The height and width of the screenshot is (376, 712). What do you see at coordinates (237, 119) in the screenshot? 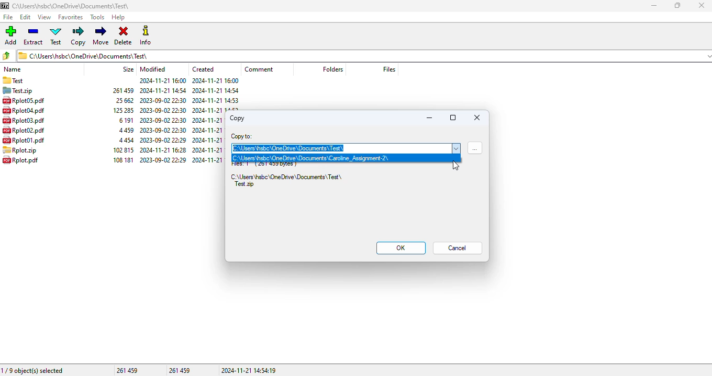
I see `copy` at bounding box center [237, 119].